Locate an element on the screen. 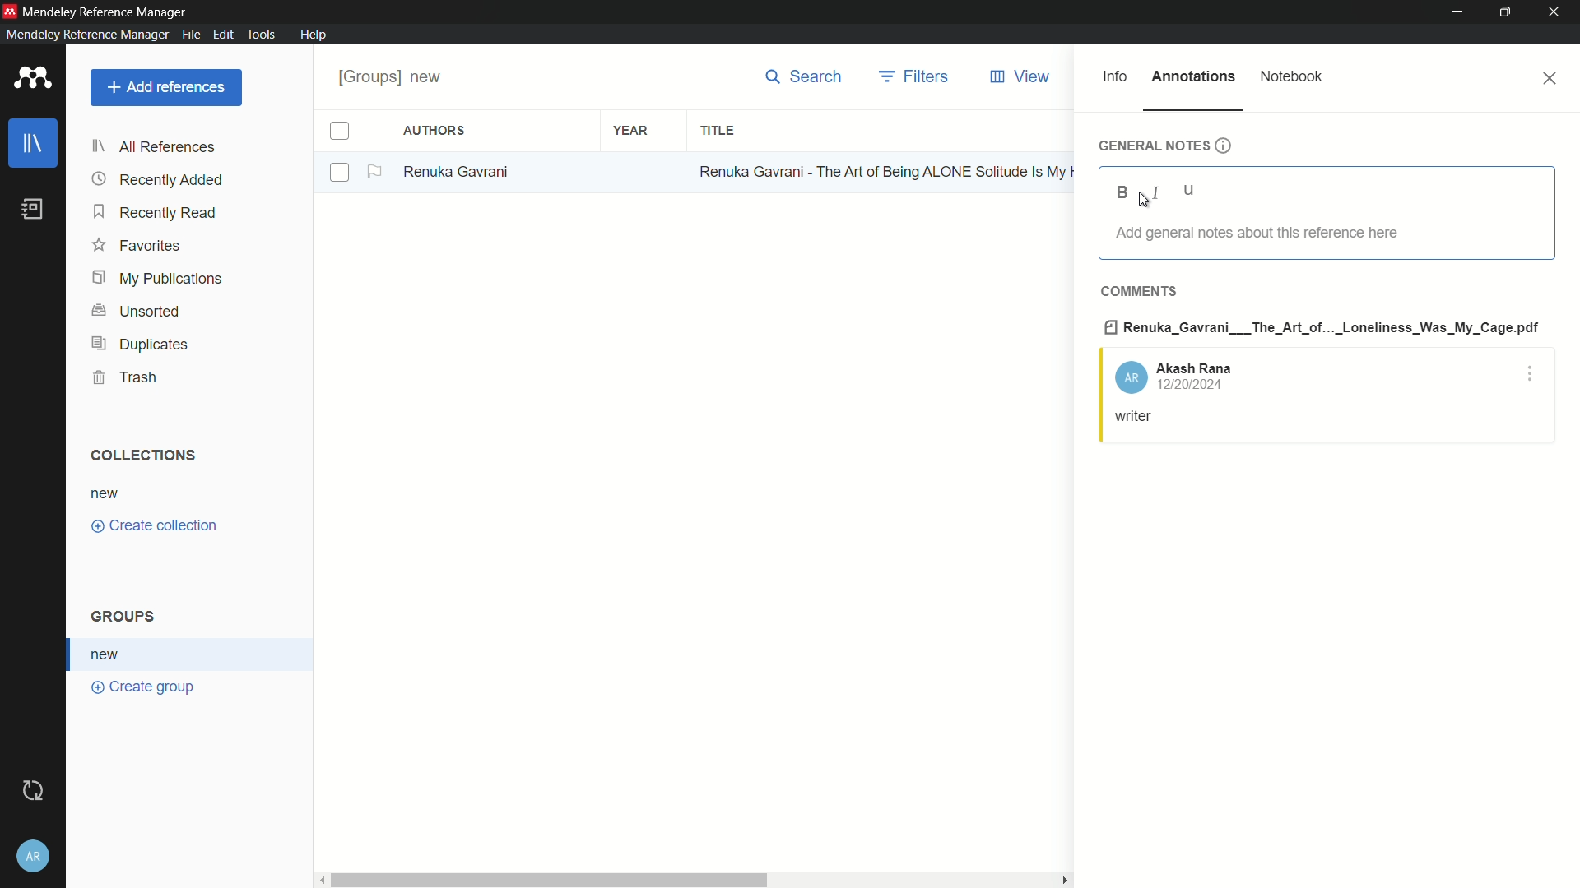 This screenshot has height=888, width=1580. favorites is located at coordinates (137, 247).